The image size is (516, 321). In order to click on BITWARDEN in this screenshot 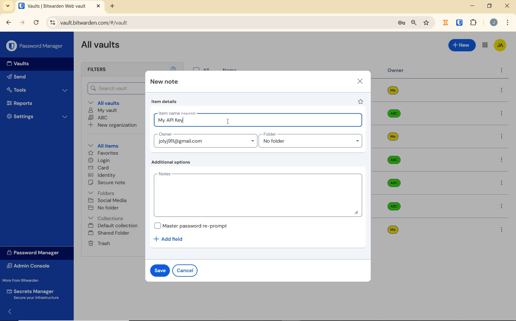, I will do `click(460, 23)`.